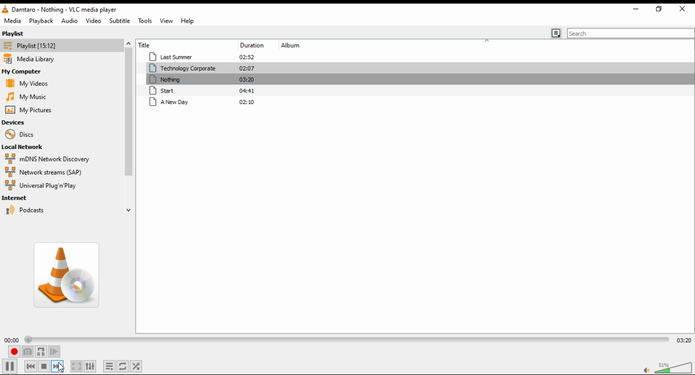 The width and height of the screenshot is (695, 375). I want to click on playlist, so click(29, 47).